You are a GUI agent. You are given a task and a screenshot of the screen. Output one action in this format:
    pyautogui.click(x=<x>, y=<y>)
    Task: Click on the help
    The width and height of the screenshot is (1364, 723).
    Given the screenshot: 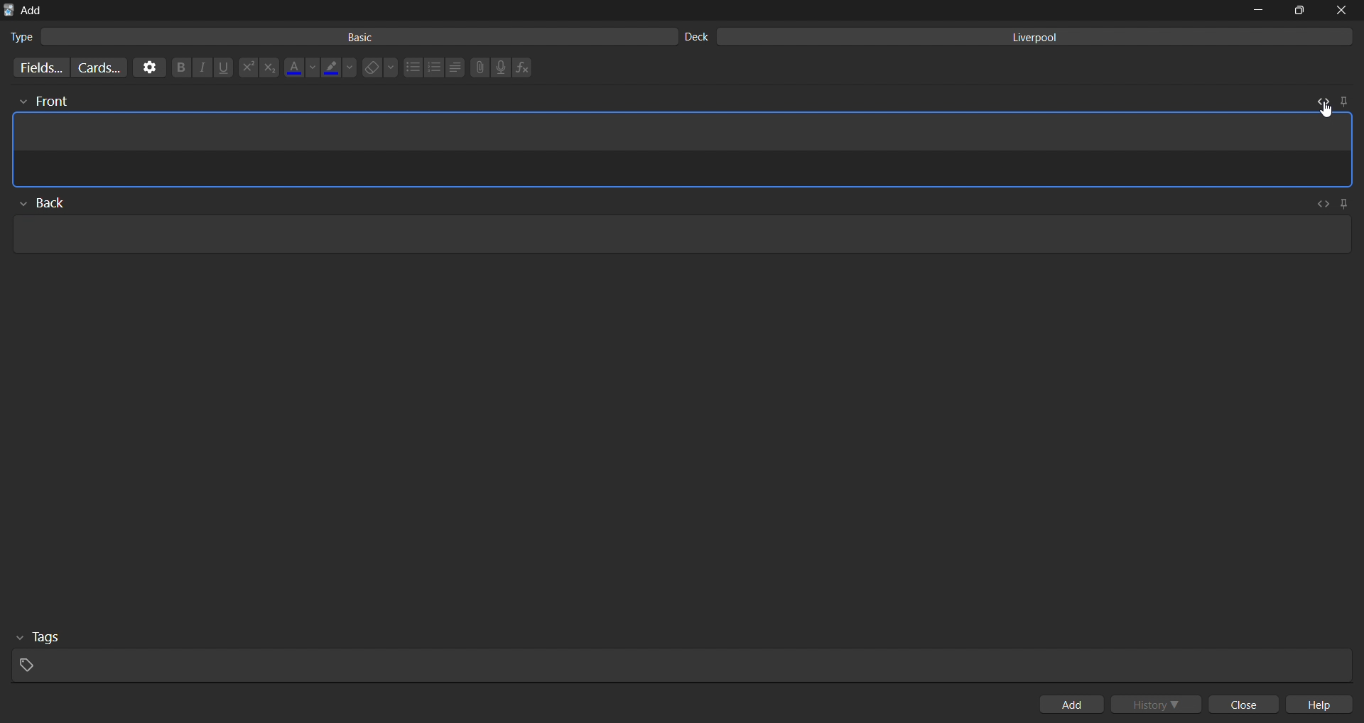 What is the action you would take?
    pyautogui.click(x=1325, y=705)
    